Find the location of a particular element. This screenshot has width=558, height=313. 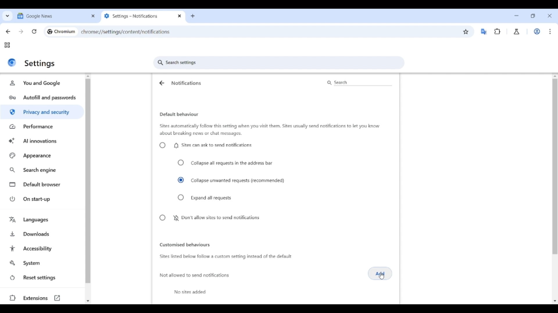

Close tab 1 is located at coordinates (93, 16).